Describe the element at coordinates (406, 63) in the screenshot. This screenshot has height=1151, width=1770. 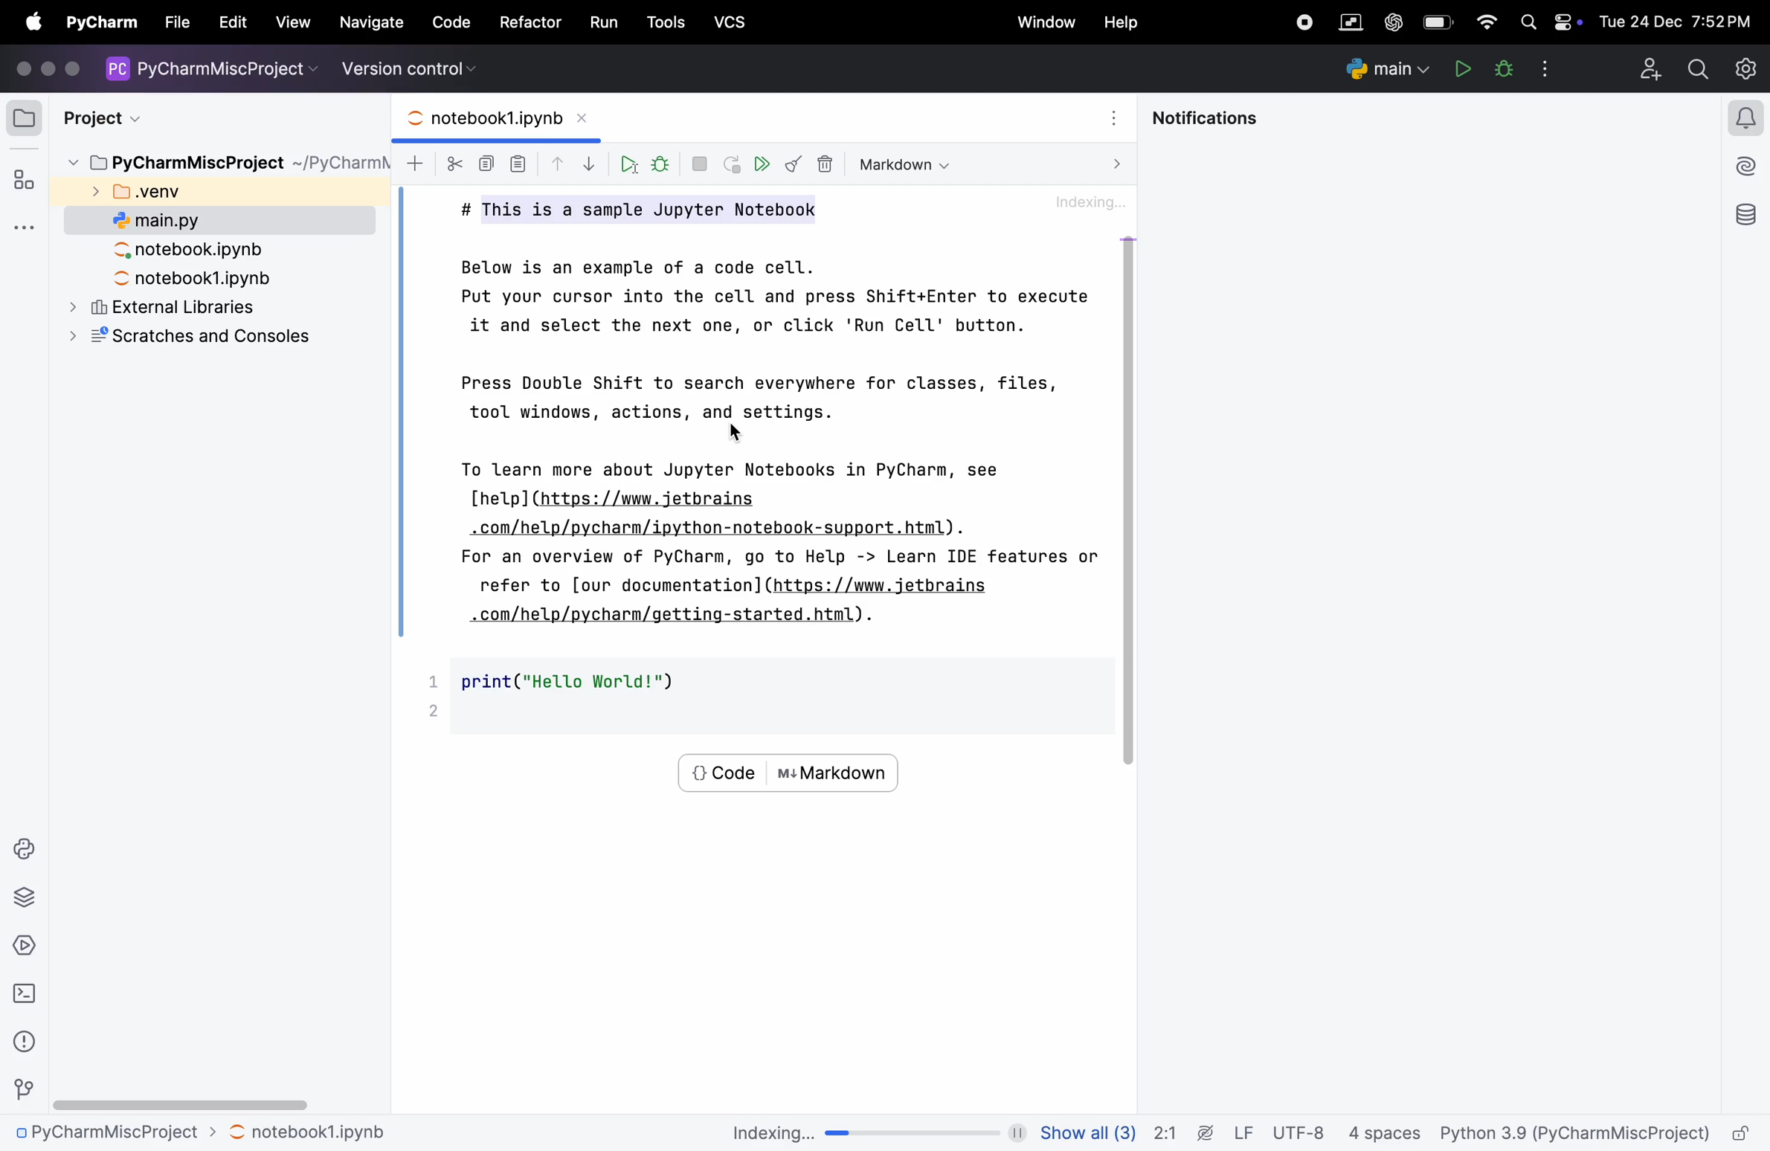
I see `version control` at that location.